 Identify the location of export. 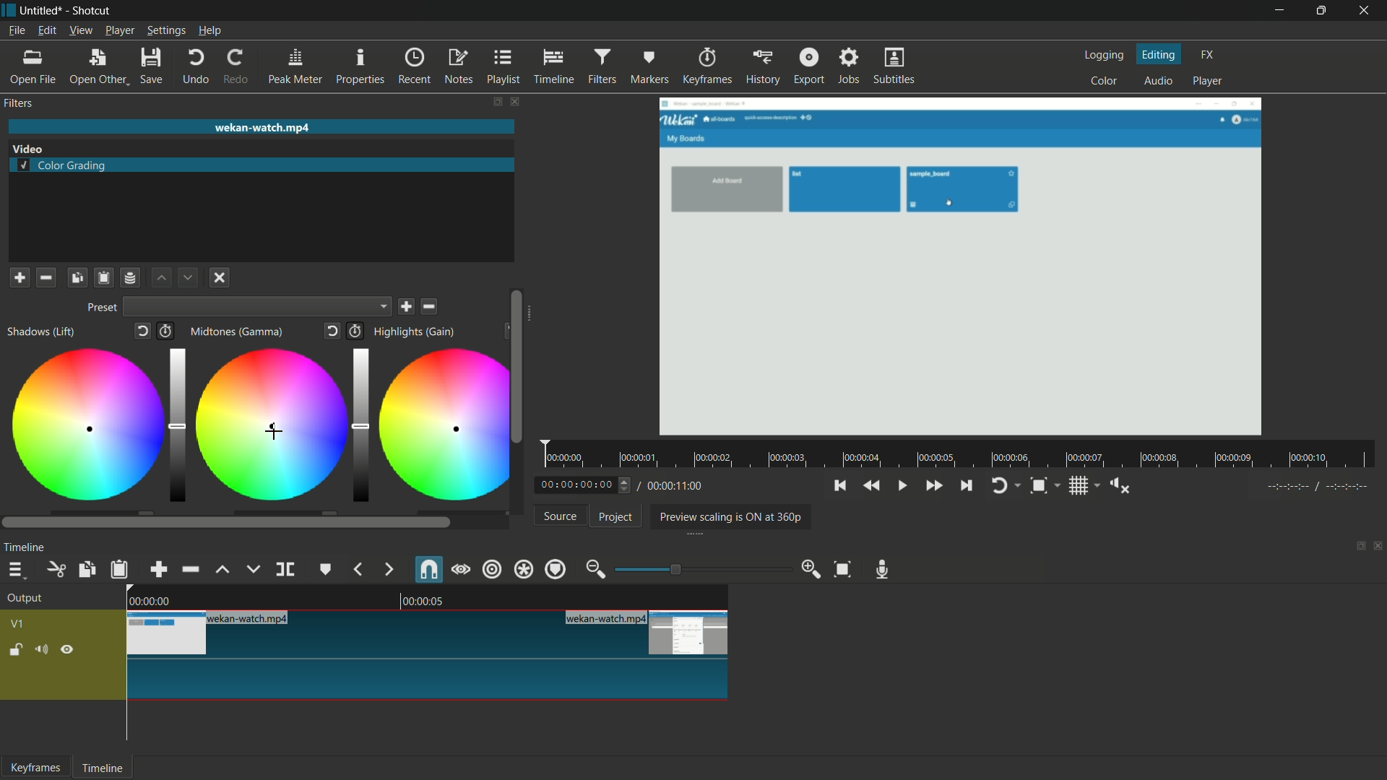
(810, 67).